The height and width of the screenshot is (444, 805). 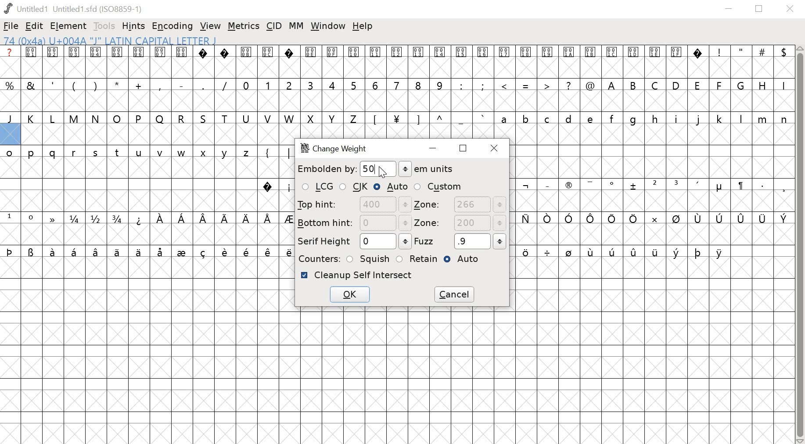 What do you see at coordinates (355, 187) in the screenshot?
I see `CJK` at bounding box center [355, 187].